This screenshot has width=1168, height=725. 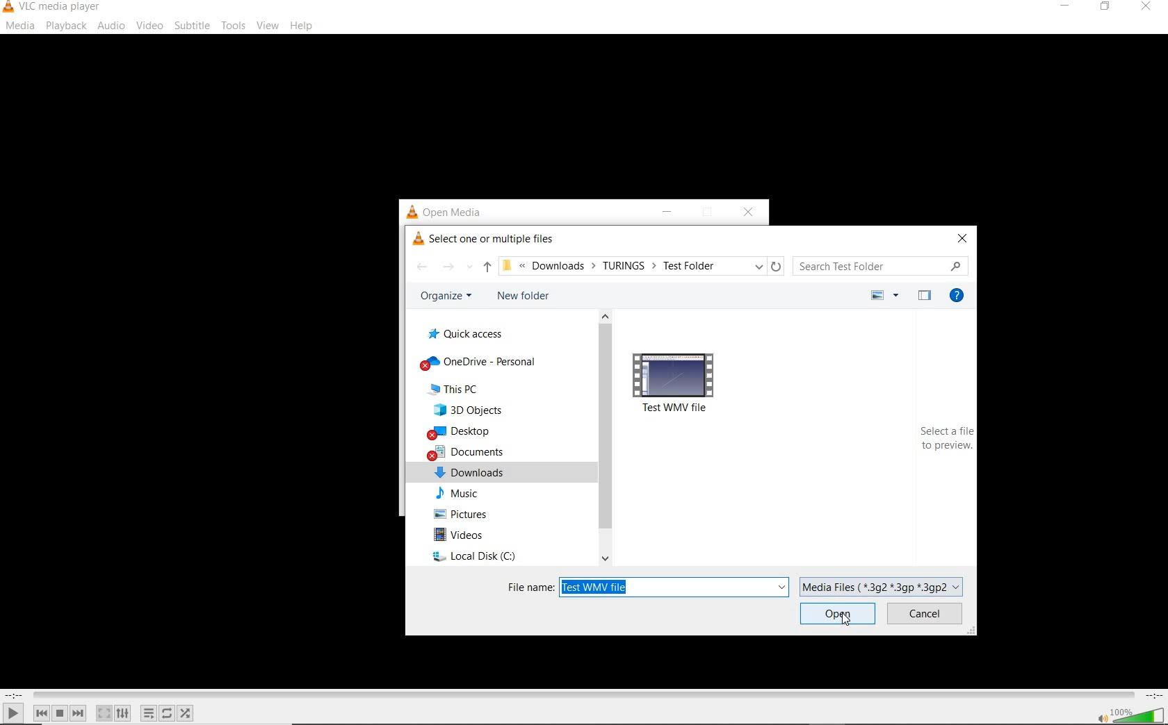 I want to click on play, so click(x=13, y=712).